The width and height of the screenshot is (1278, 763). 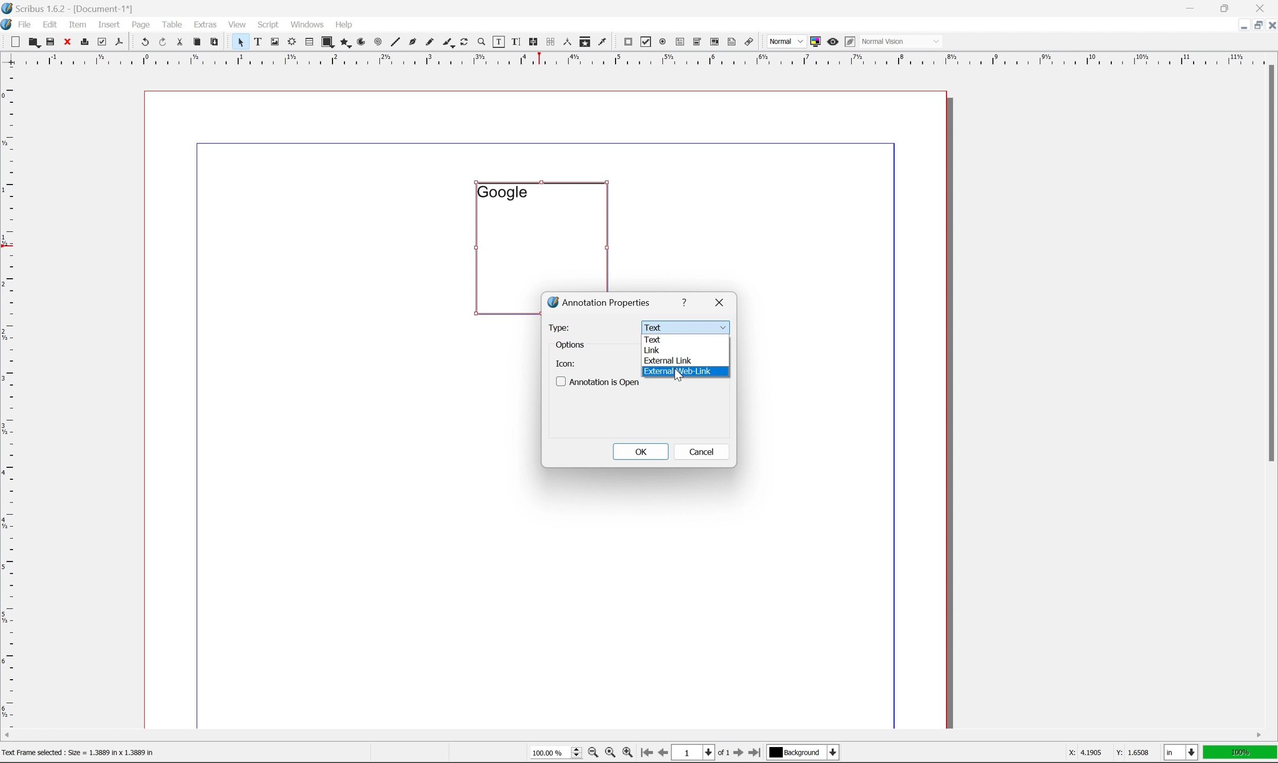 I want to click on text, so click(x=650, y=339).